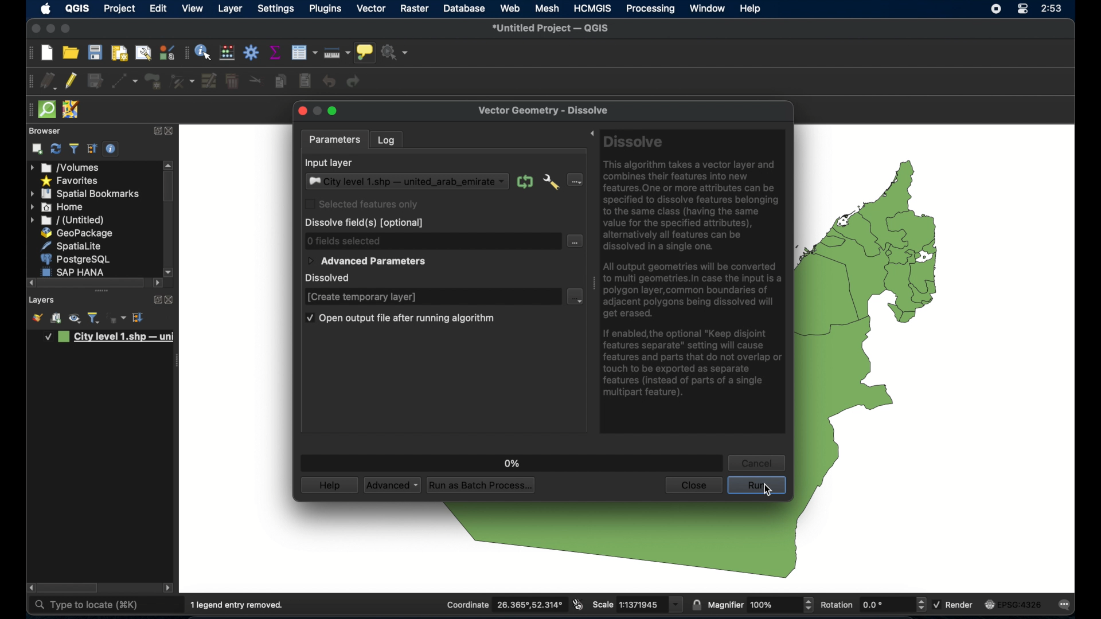 The image size is (1101, 619). Describe the element at coordinates (169, 271) in the screenshot. I see `scroll right arrow` at that location.